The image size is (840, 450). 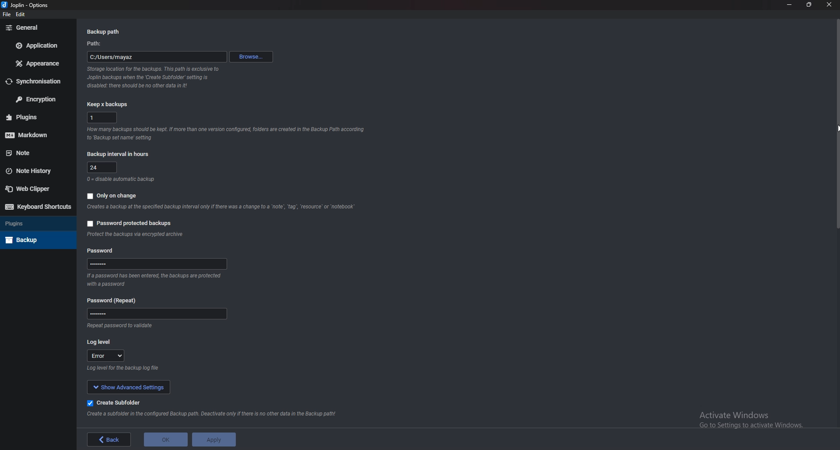 I want to click on ok, so click(x=165, y=440).